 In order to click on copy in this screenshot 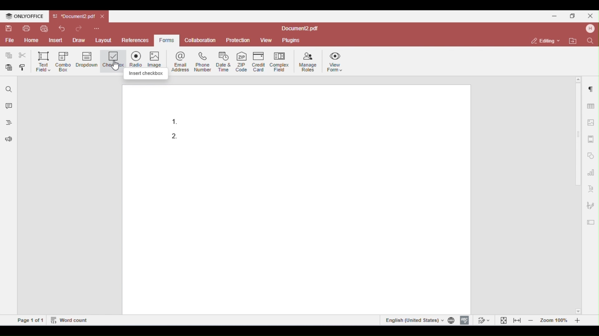, I will do `click(9, 55)`.